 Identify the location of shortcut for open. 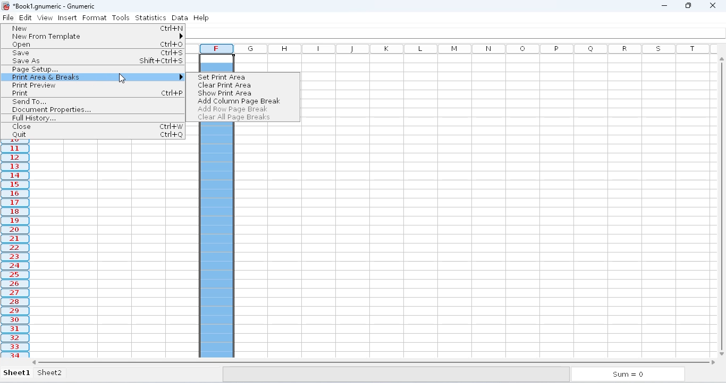
(172, 45).